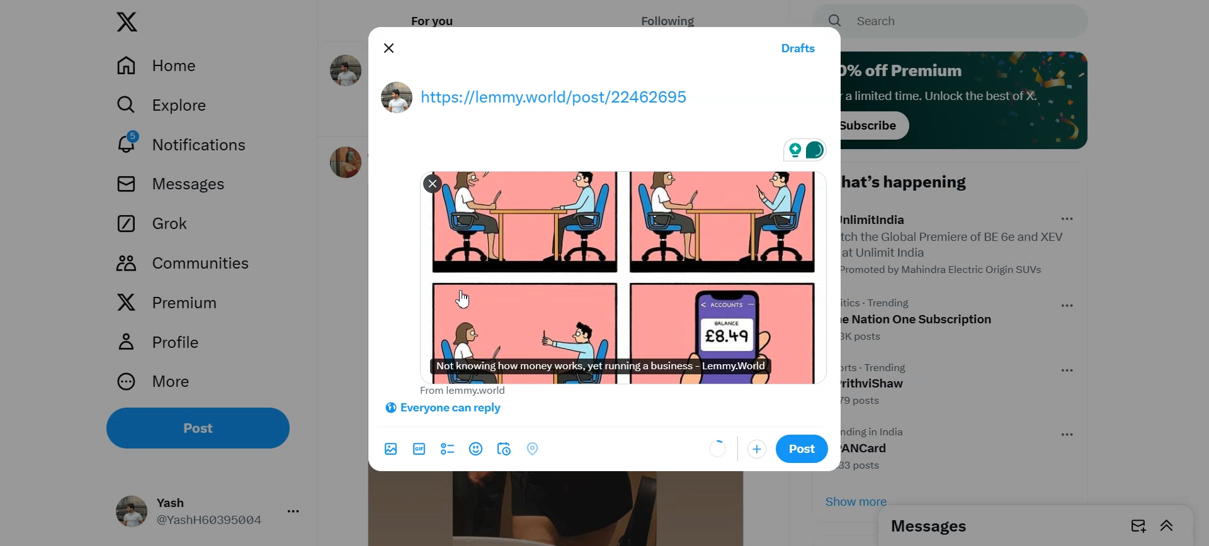  What do you see at coordinates (447, 449) in the screenshot?
I see `Poll` at bounding box center [447, 449].